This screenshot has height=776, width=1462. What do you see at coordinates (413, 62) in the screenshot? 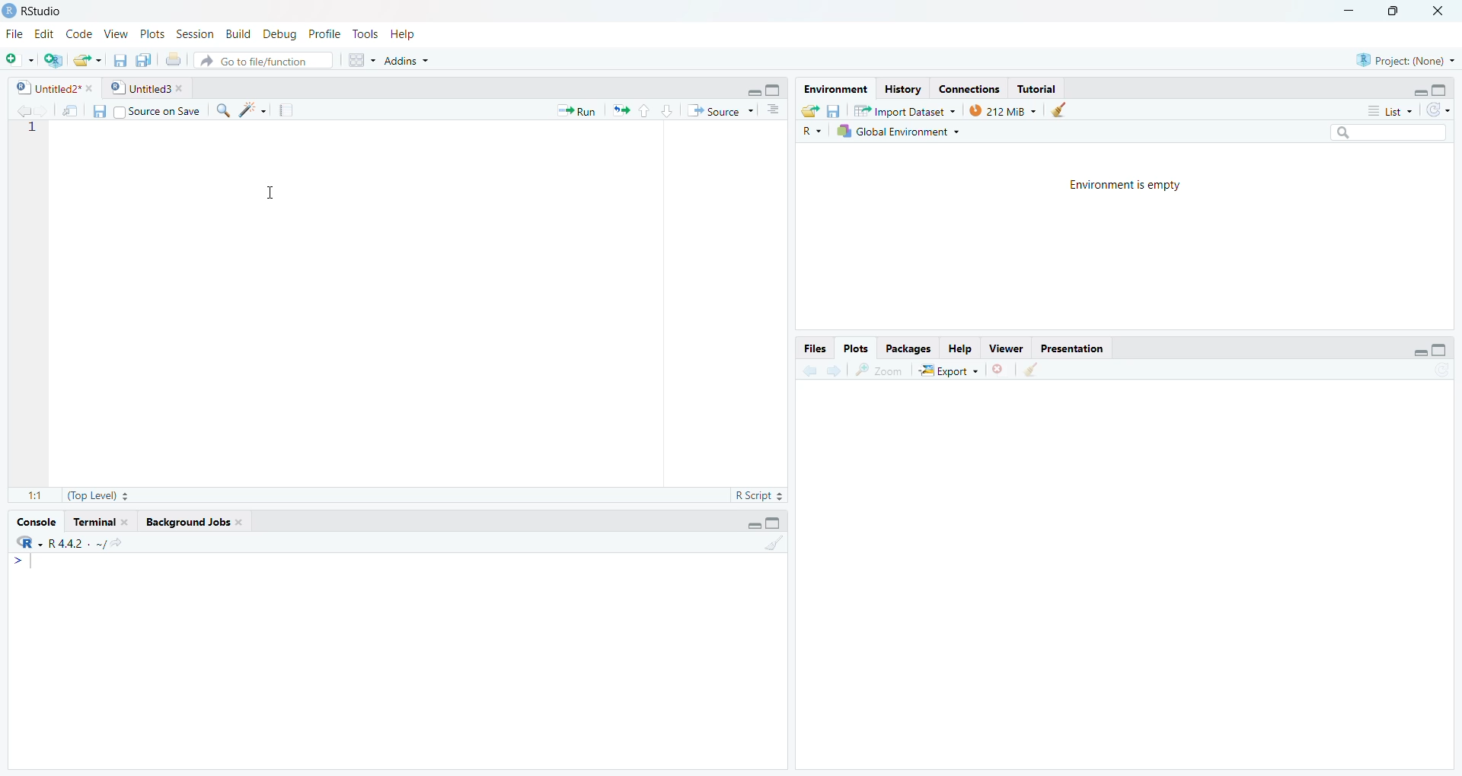
I see `addins` at bounding box center [413, 62].